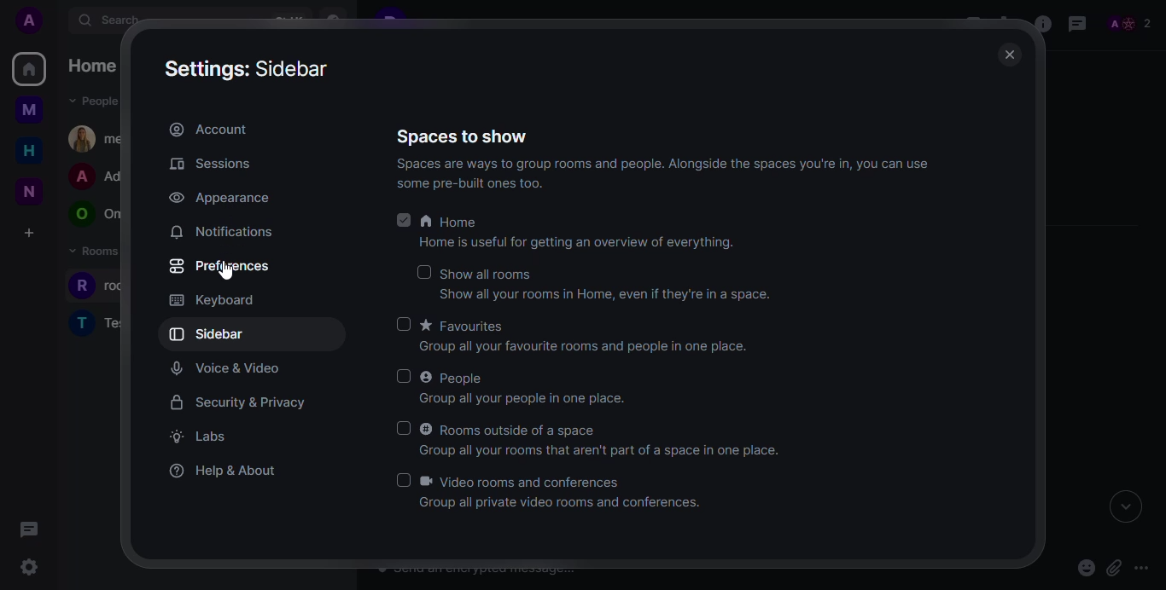 The width and height of the screenshot is (1166, 590). What do you see at coordinates (30, 568) in the screenshot?
I see `cursor` at bounding box center [30, 568].